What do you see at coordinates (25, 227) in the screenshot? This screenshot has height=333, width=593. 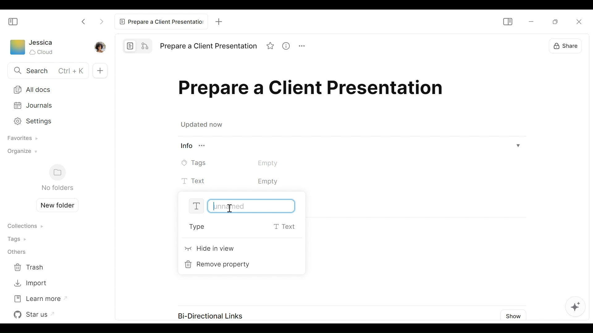 I see `Collections` at bounding box center [25, 227].